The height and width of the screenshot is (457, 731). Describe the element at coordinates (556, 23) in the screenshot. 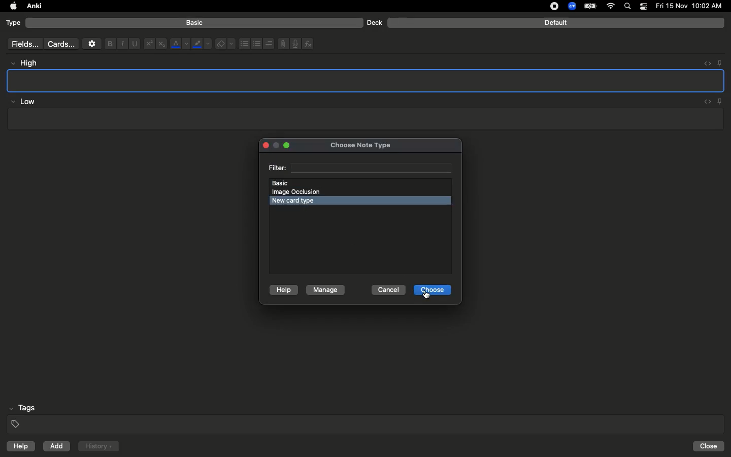

I see `Default` at that location.